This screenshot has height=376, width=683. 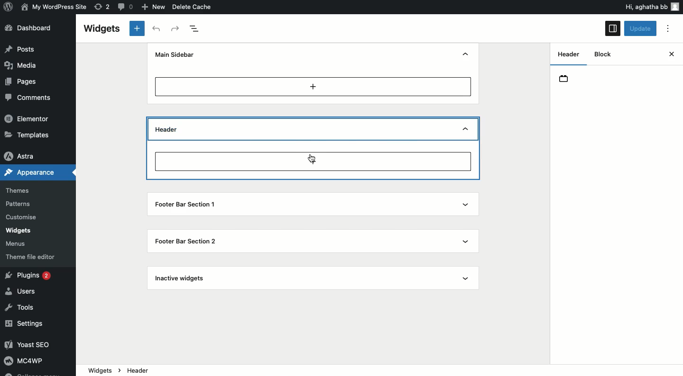 What do you see at coordinates (18, 231) in the screenshot?
I see `Widgets` at bounding box center [18, 231].